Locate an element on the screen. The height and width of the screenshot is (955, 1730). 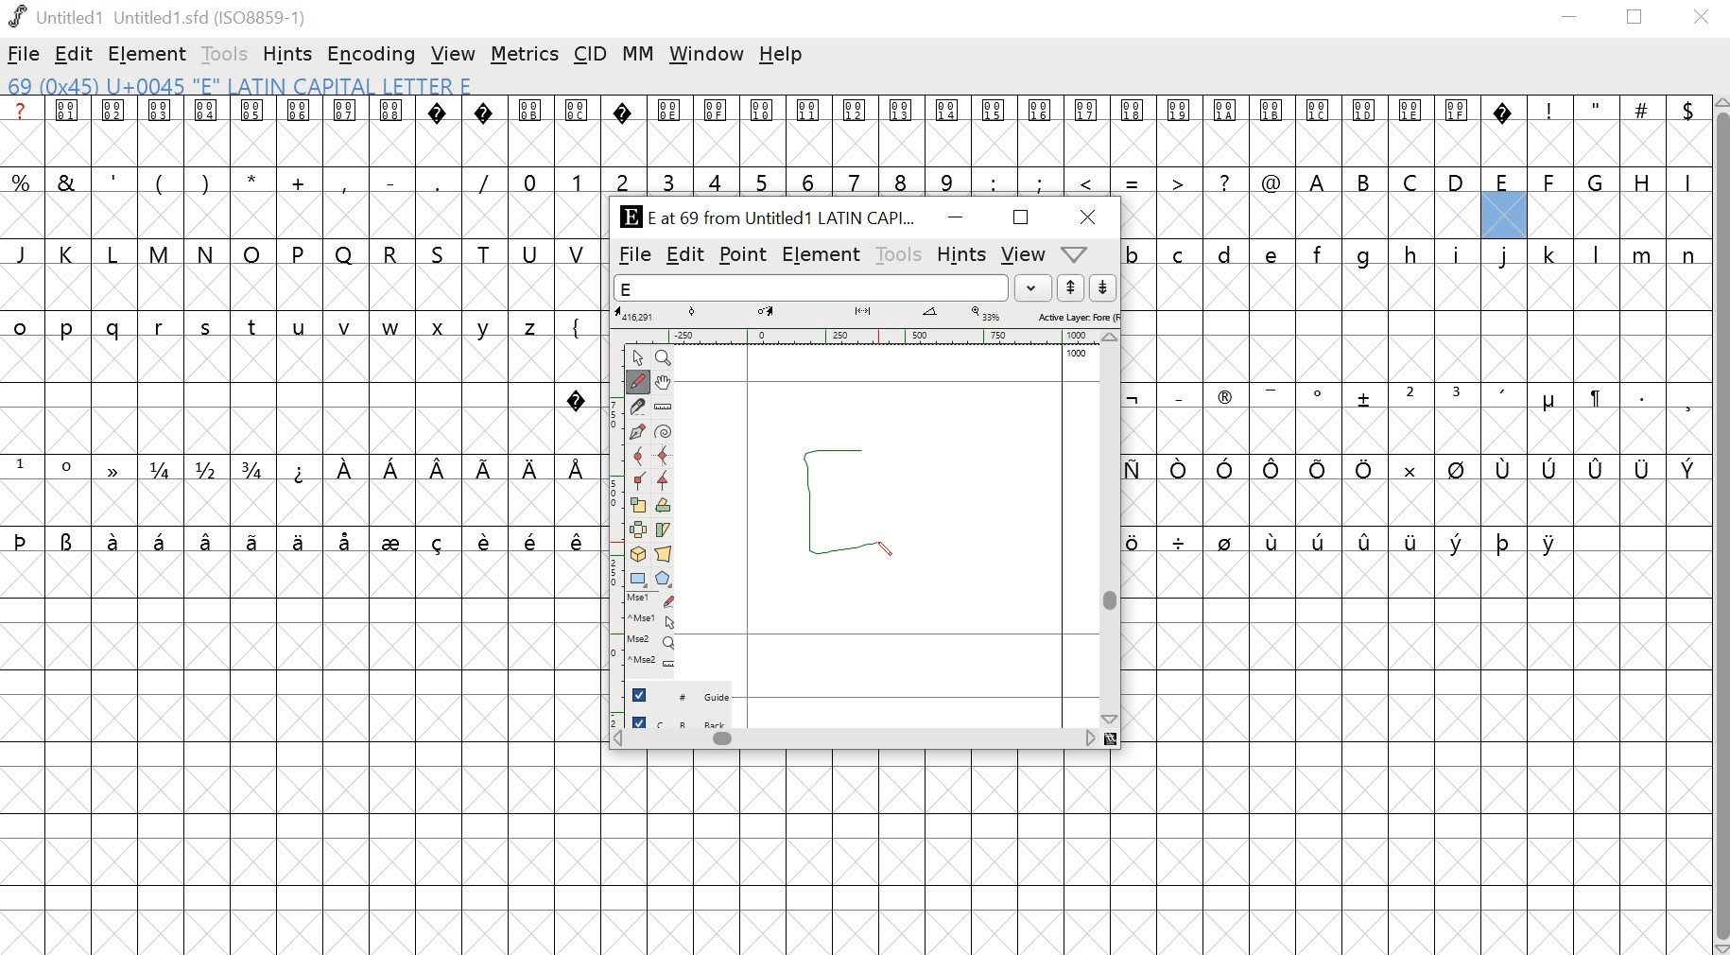
CID is located at coordinates (590, 56).